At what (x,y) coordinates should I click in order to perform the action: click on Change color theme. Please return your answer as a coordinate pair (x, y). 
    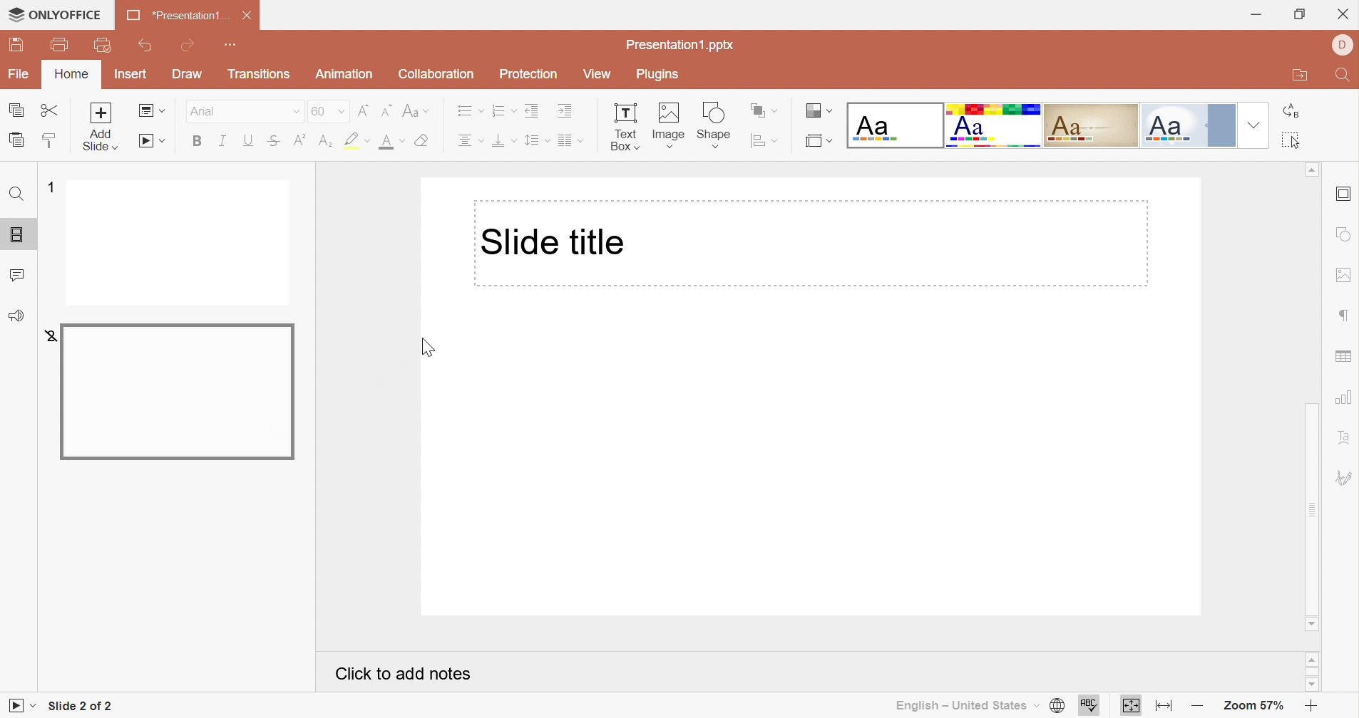
    Looking at the image, I should click on (816, 111).